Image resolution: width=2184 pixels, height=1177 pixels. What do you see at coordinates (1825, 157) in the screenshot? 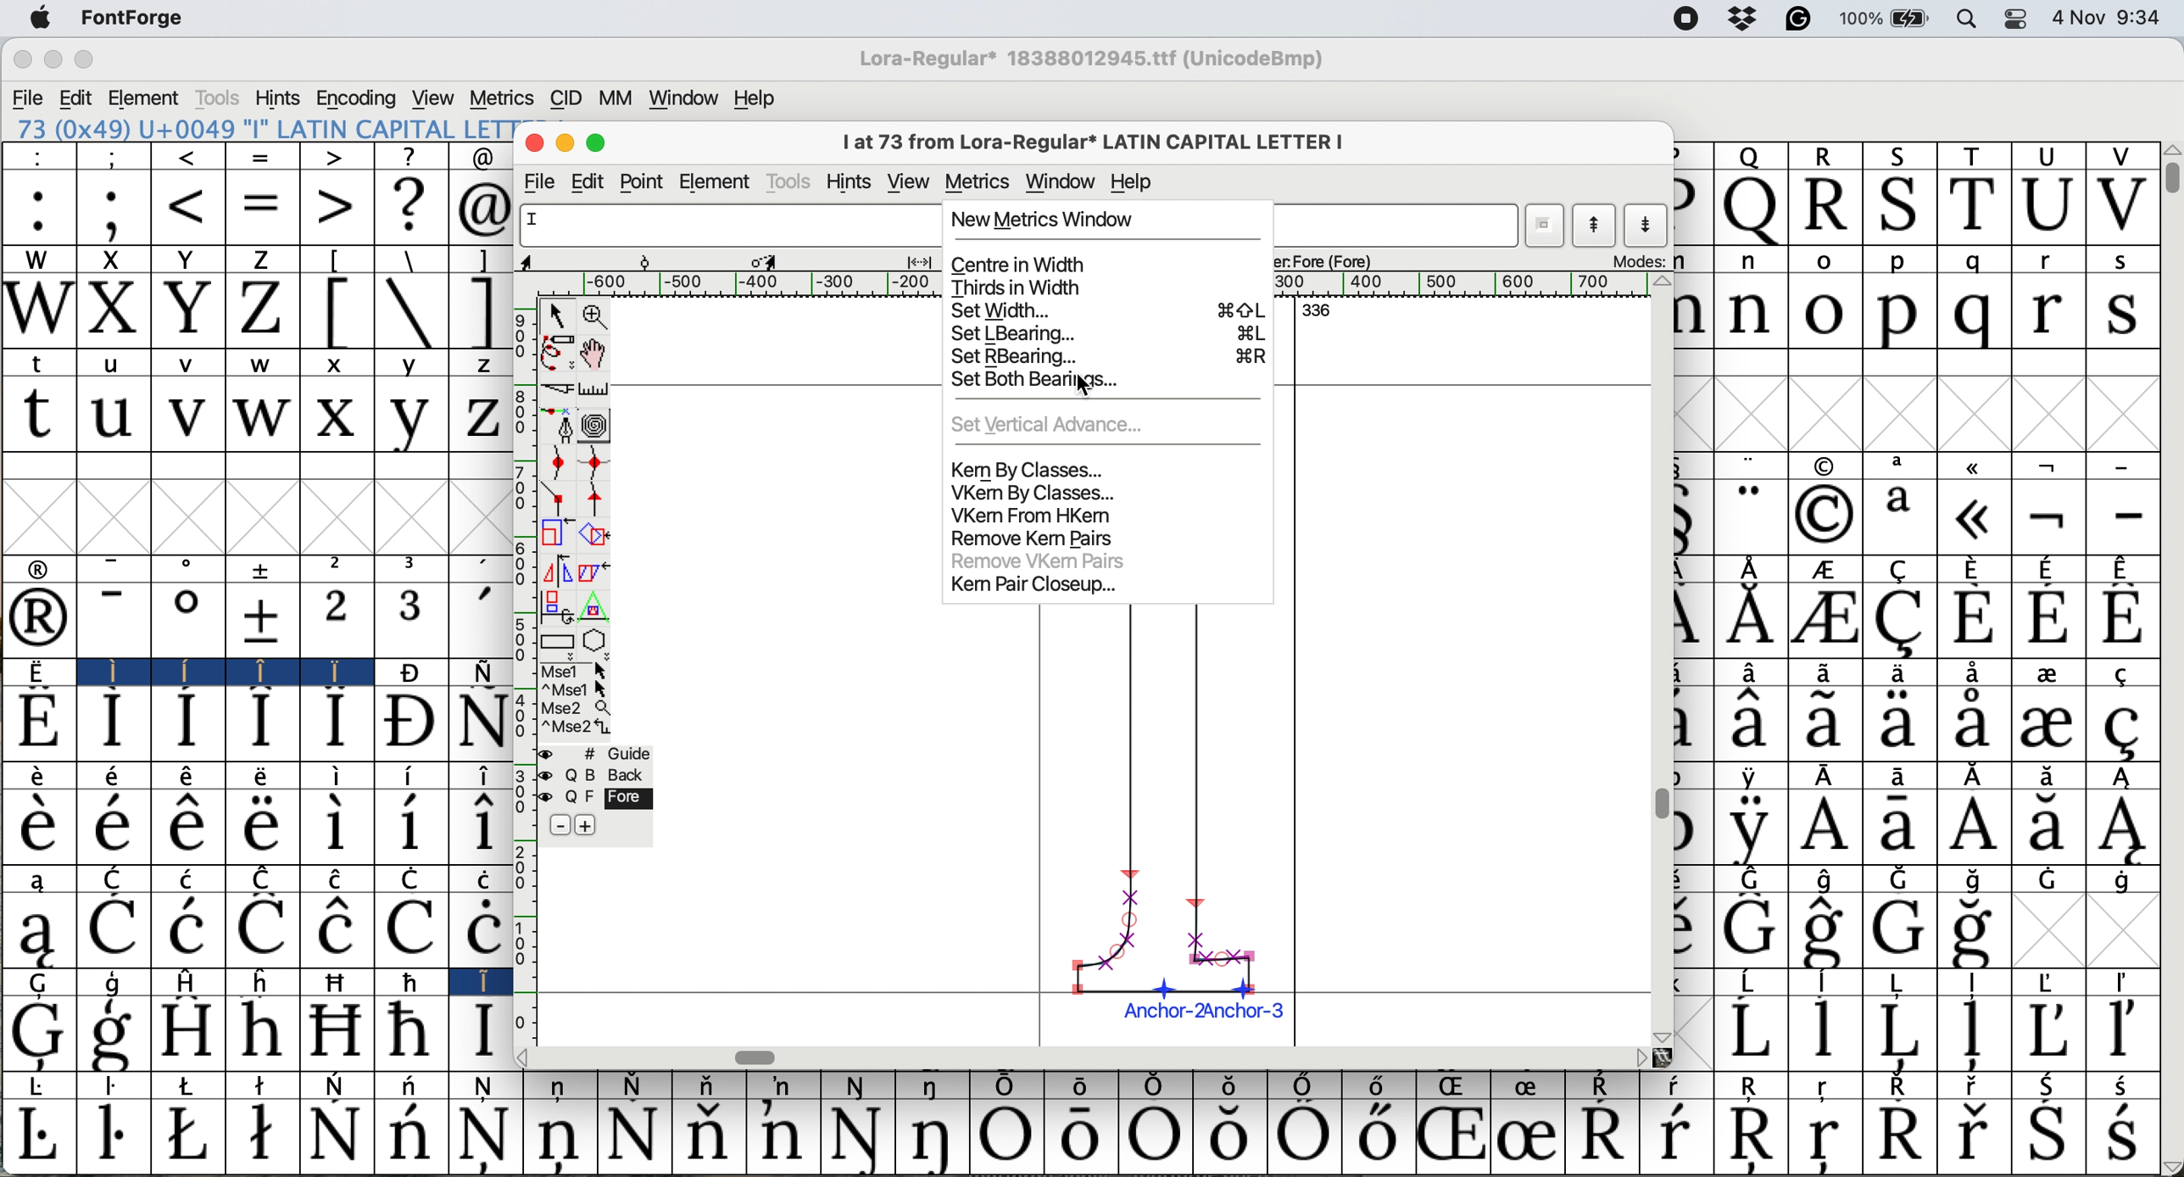
I see `R` at bounding box center [1825, 157].